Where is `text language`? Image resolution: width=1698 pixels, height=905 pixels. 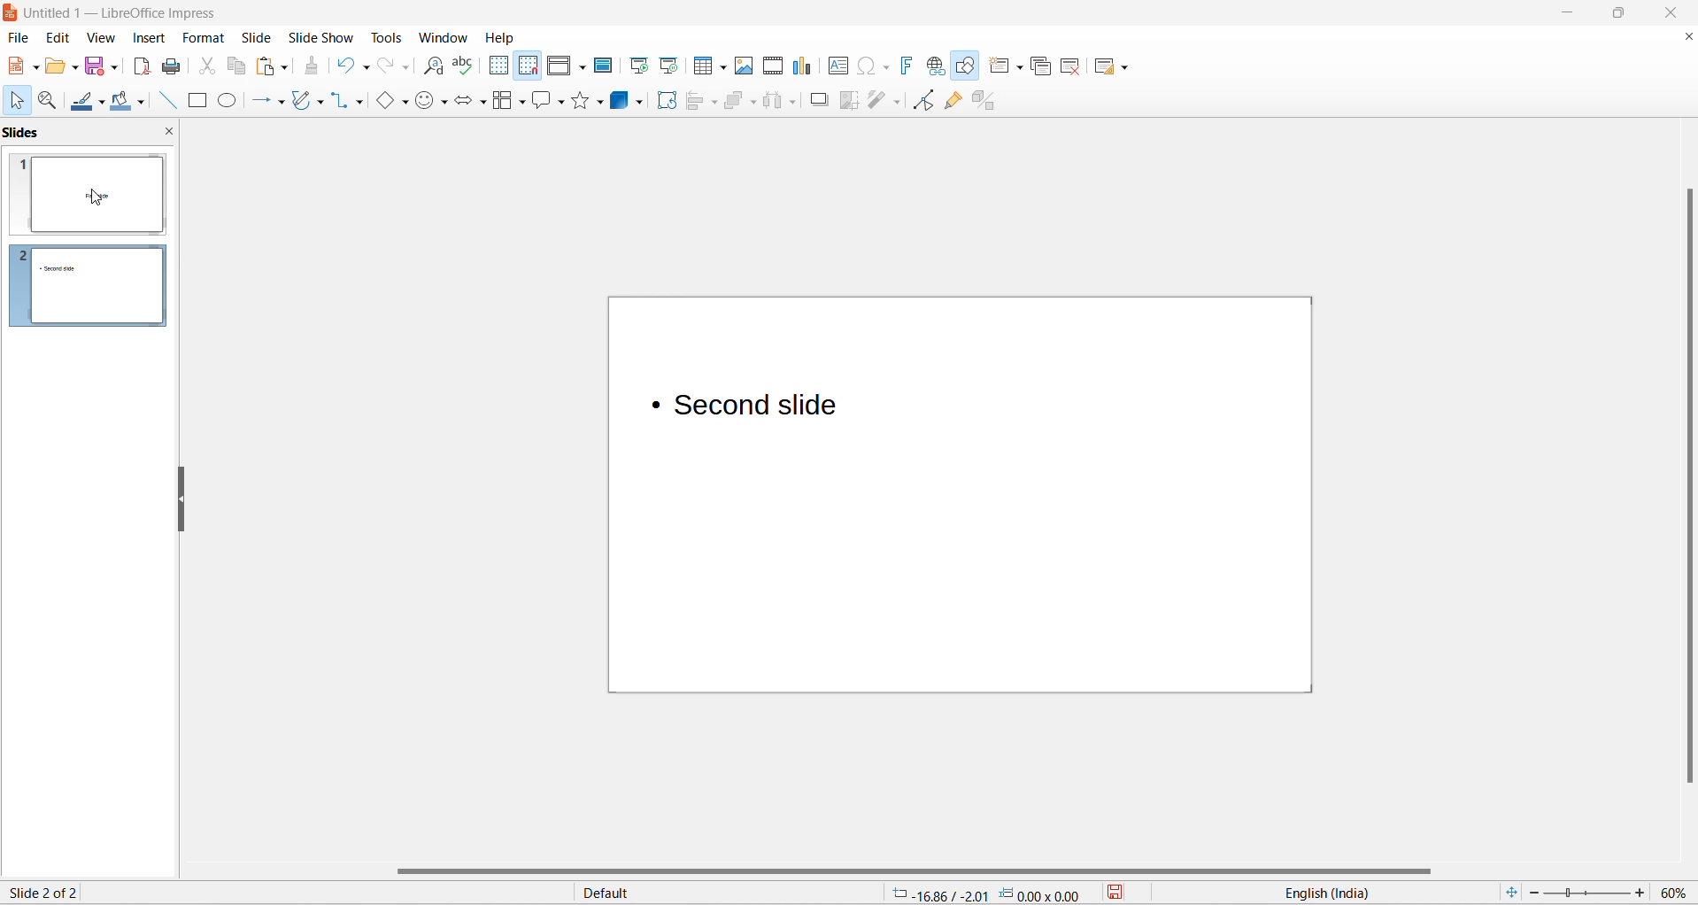
text language is located at coordinates (1312, 891).